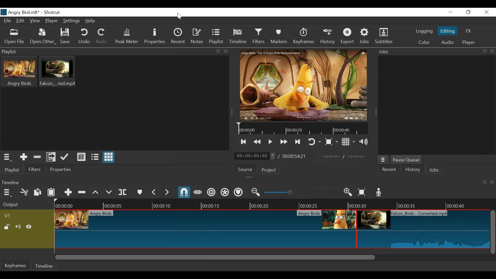  What do you see at coordinates (435, 170) in the screenshot?
I see `Jobs` at bounding box center [435, 170].